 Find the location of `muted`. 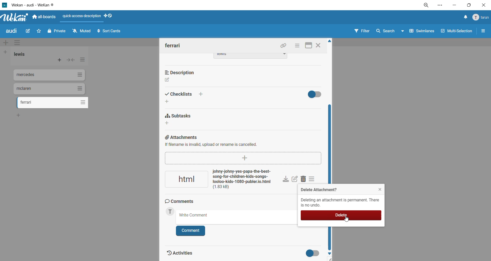

muted is located at coordinates (82, 31).